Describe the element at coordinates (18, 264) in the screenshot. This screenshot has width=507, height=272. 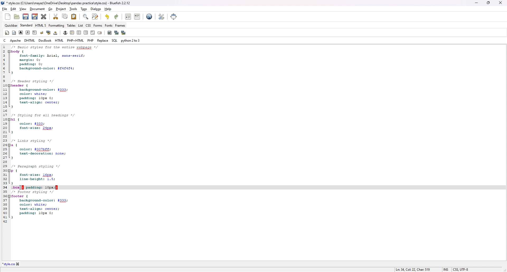
I see `close tab` at that location.